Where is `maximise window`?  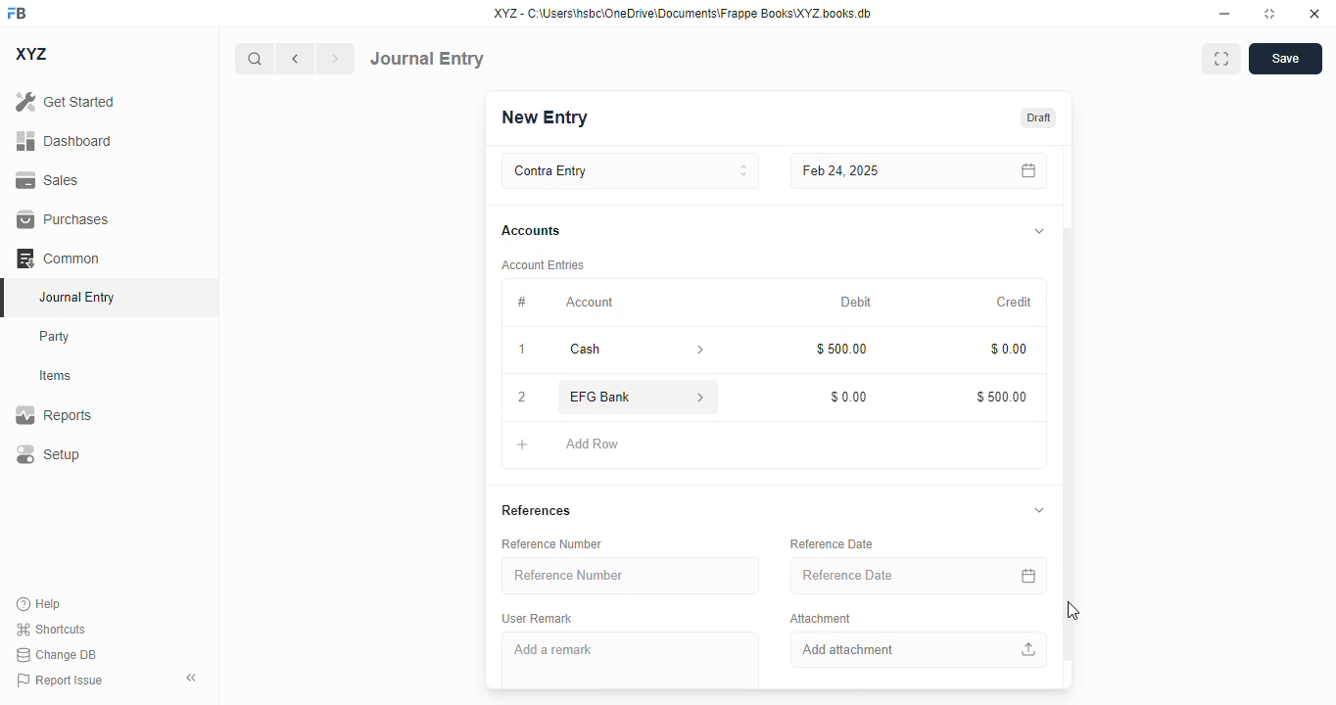
maximise window is located at coordinates (1221, 59).